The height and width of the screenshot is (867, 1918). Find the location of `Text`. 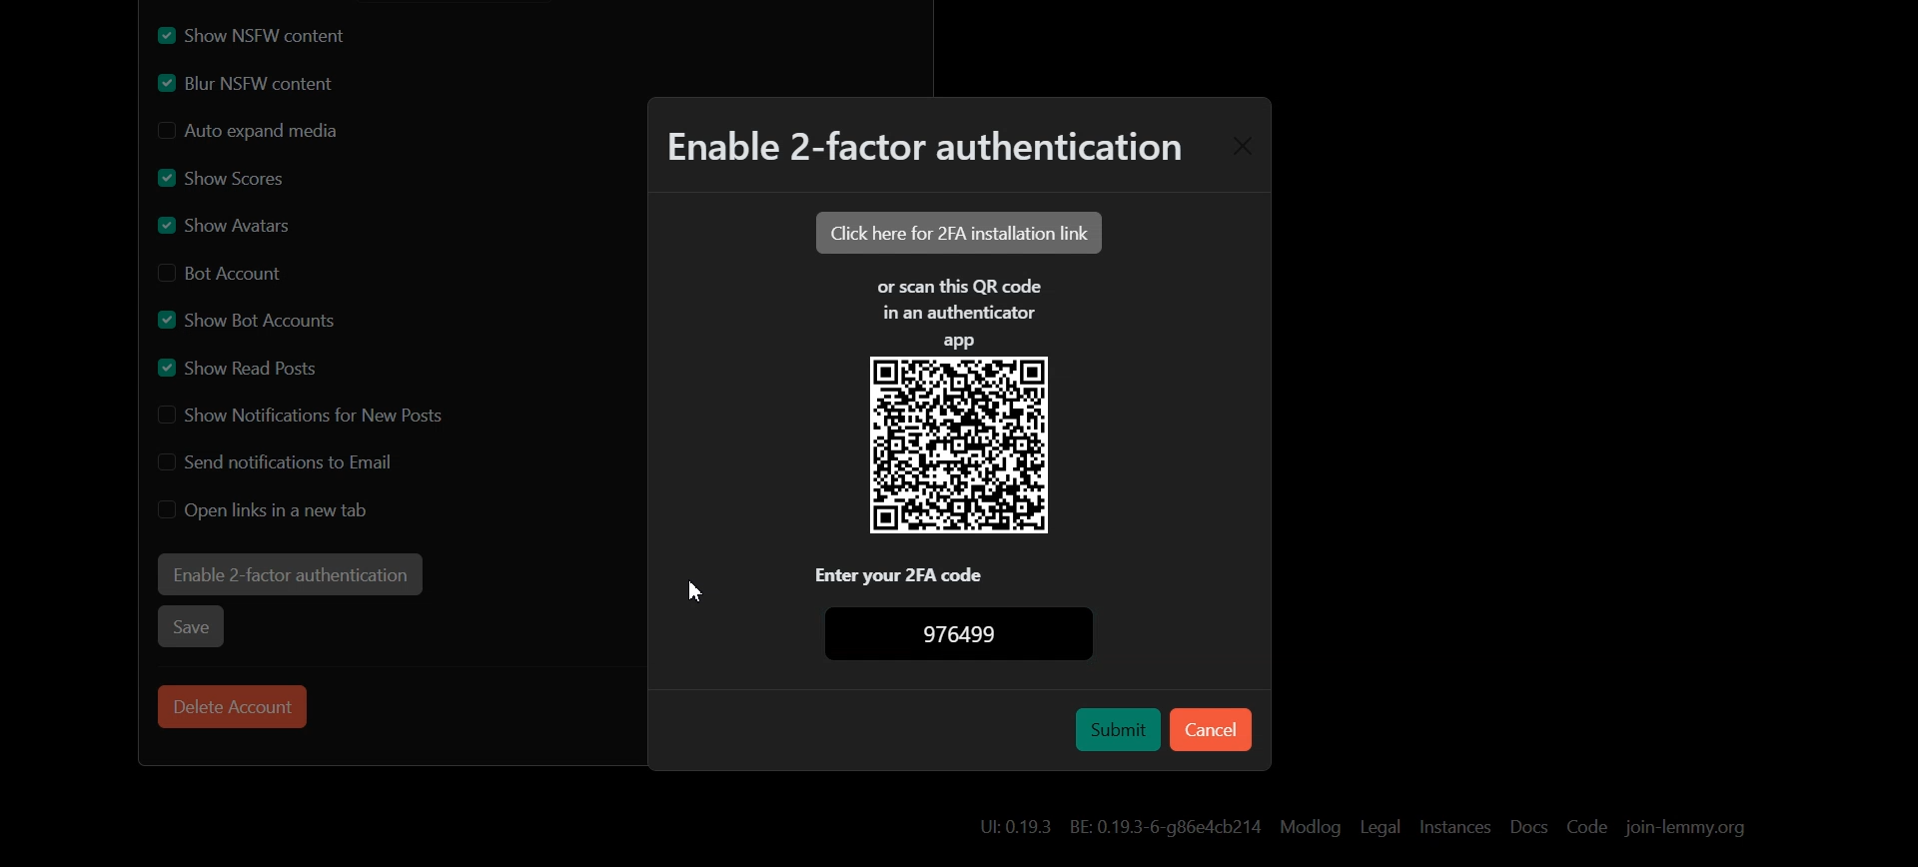

Text is located at coordinates (959, 313).